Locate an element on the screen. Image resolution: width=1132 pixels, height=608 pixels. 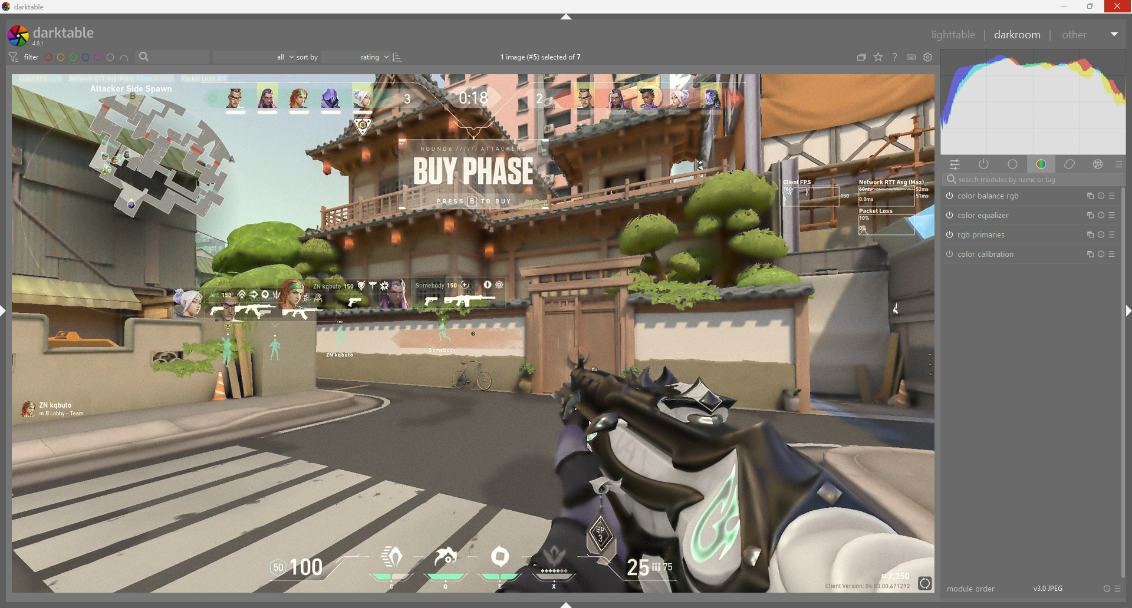
image is located at coordinates (475, 333).